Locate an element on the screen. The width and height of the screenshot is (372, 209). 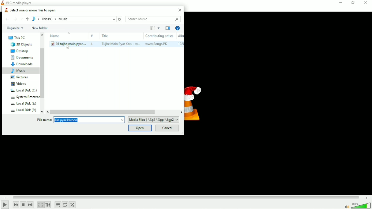
Refresh is located at coordinates (120, 19).